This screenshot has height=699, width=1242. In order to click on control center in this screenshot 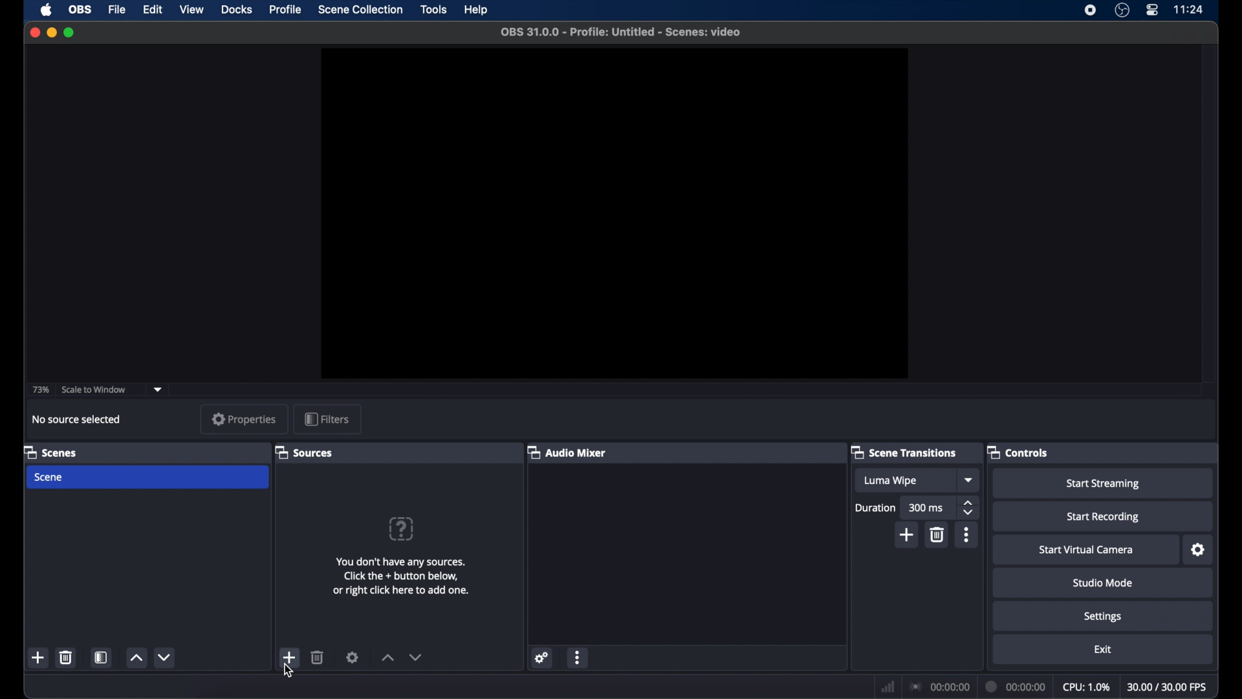, I will do `click(1151, 10)`.